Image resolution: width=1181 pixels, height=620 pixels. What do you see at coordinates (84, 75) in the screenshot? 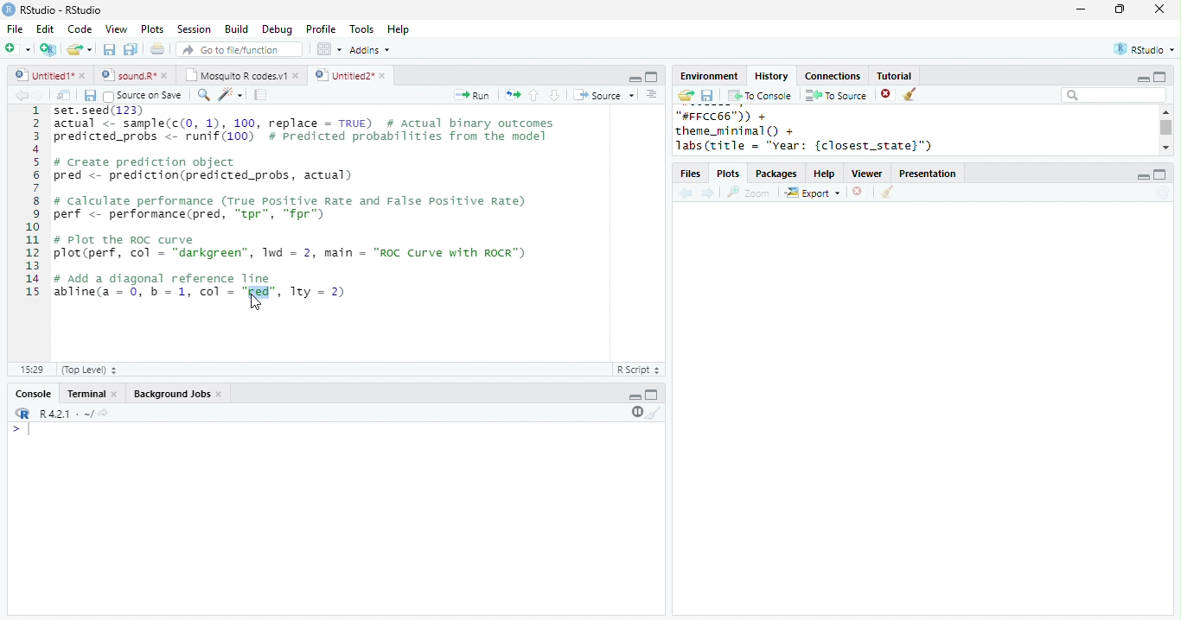
I see `close` at bounding box center [84, 75].